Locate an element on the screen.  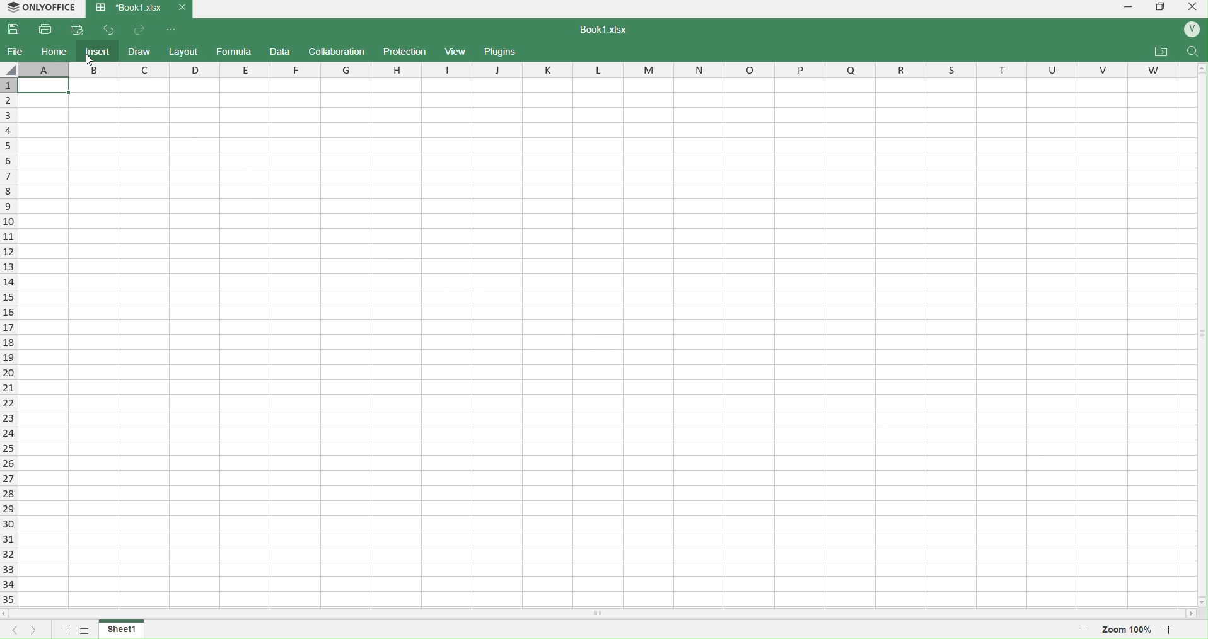
file is located at coordinates (15, 51).